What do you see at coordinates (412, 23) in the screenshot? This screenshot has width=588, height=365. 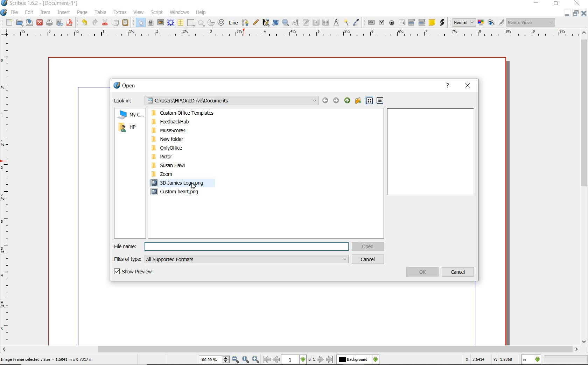 I see `pdf combo box` at bounding box center [412, 23].